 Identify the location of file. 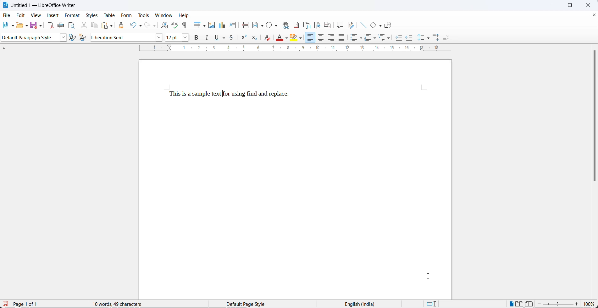
(7, 15).